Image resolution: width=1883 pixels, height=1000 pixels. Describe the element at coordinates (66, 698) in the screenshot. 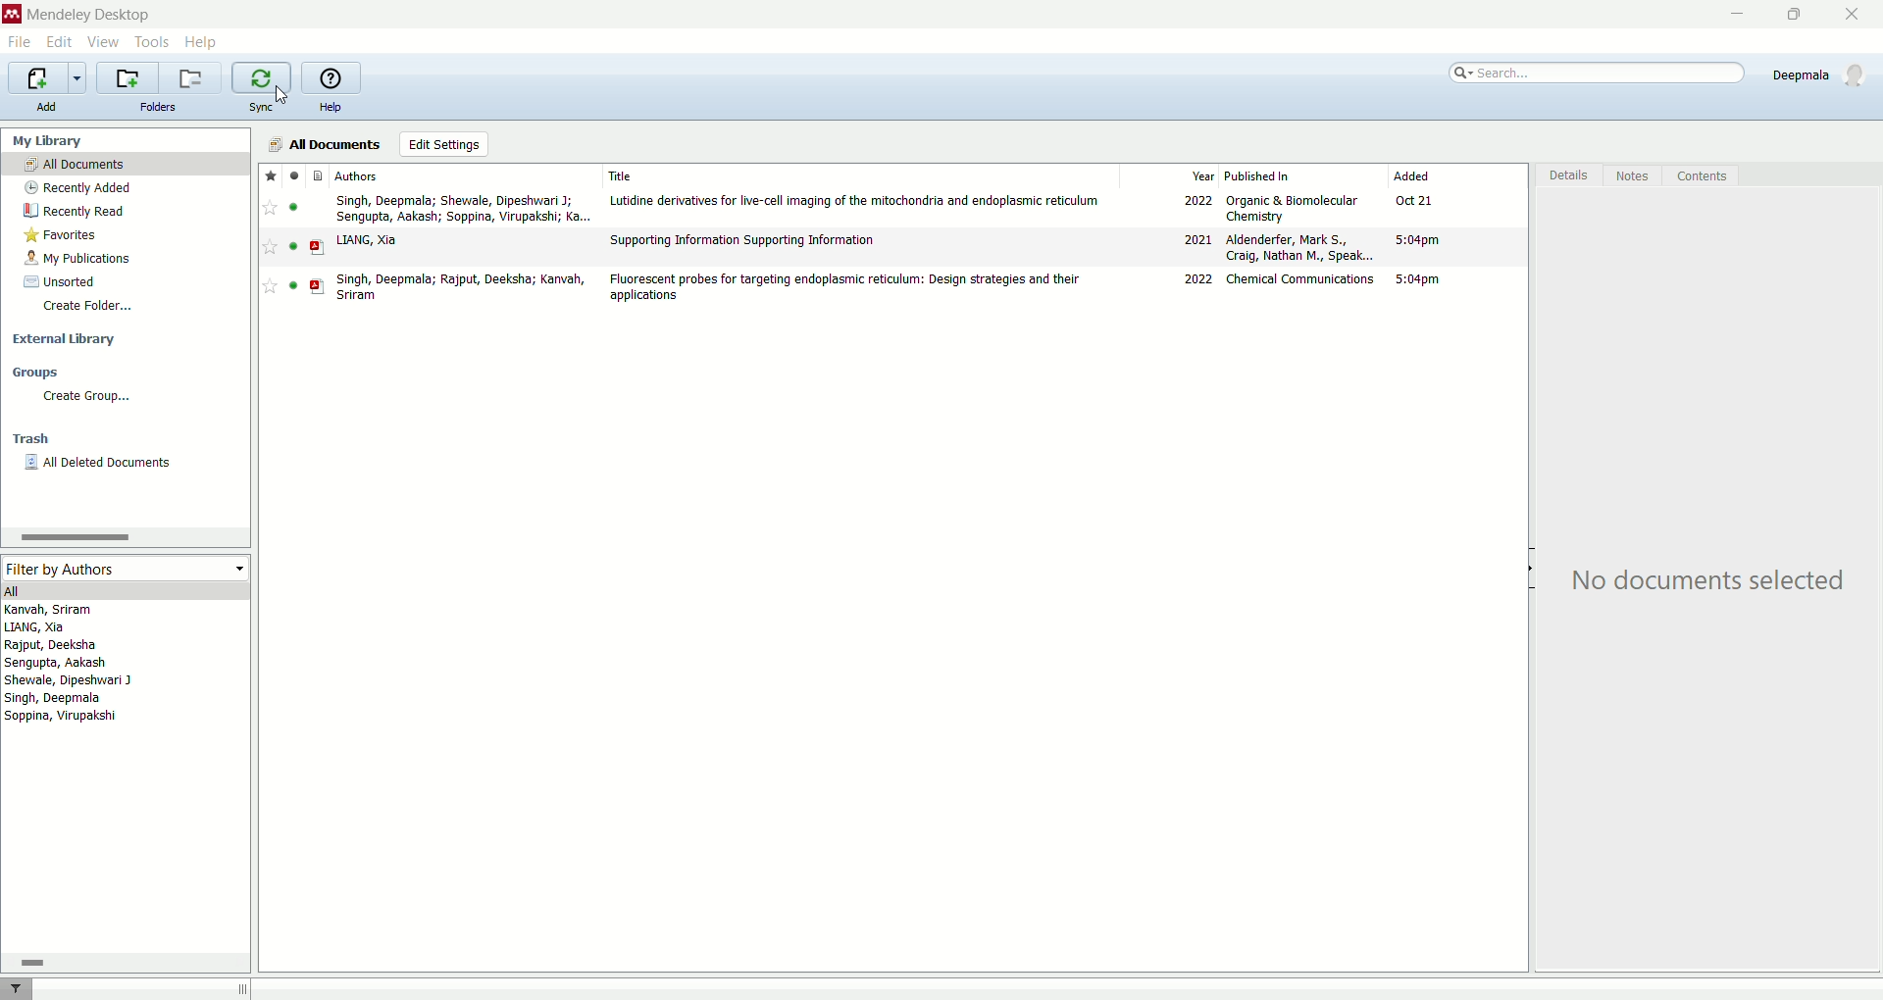

I see `Singh, Deepmala` at that location.